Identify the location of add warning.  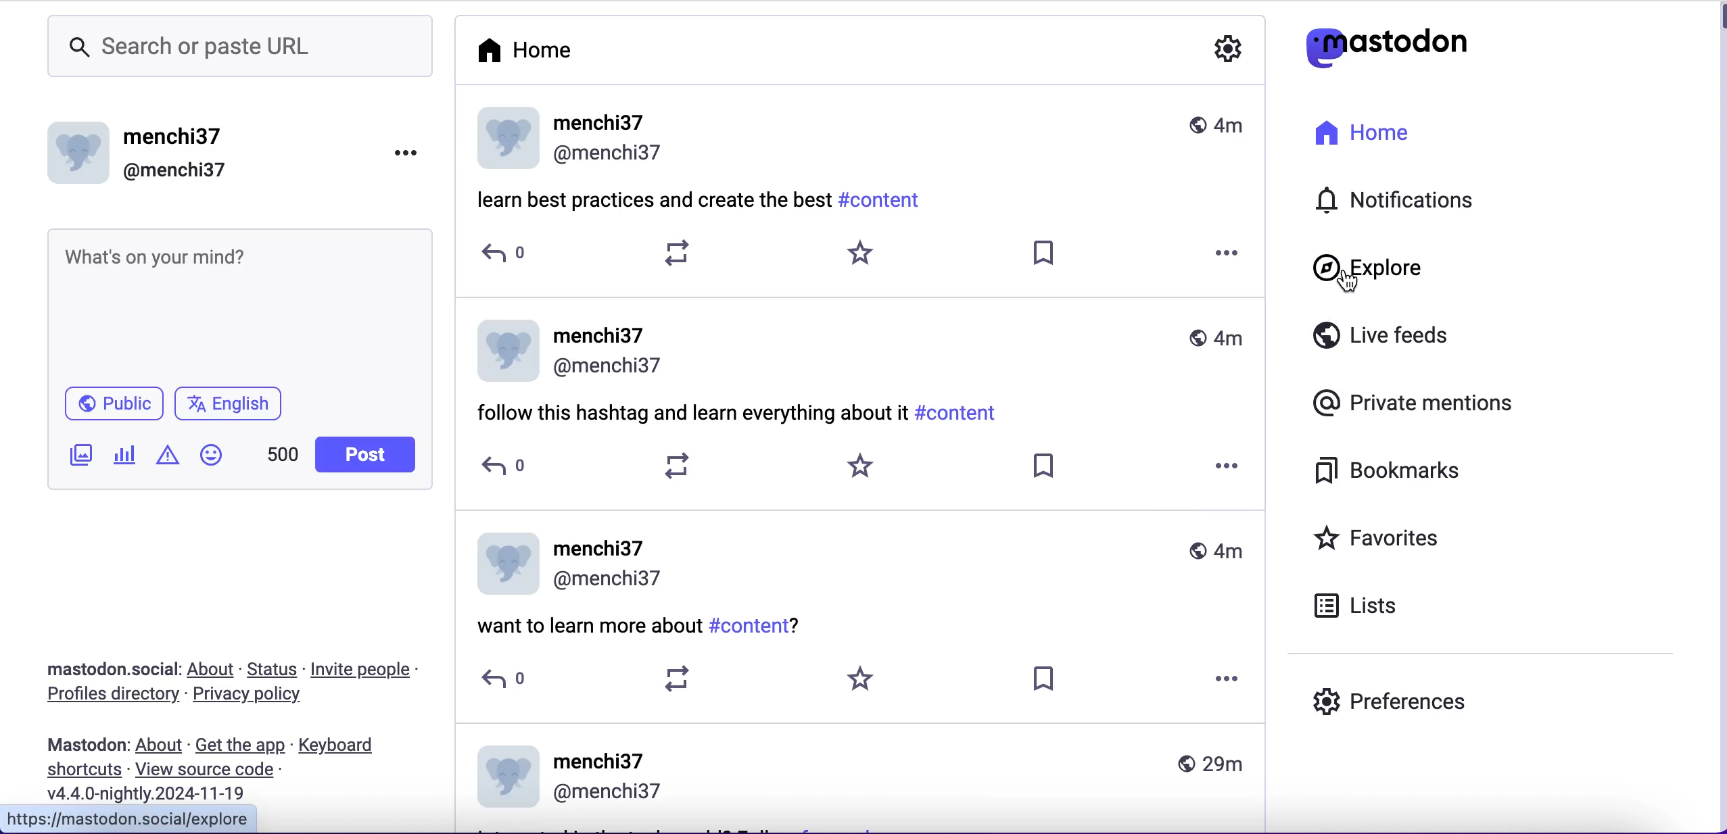
(170, 455).